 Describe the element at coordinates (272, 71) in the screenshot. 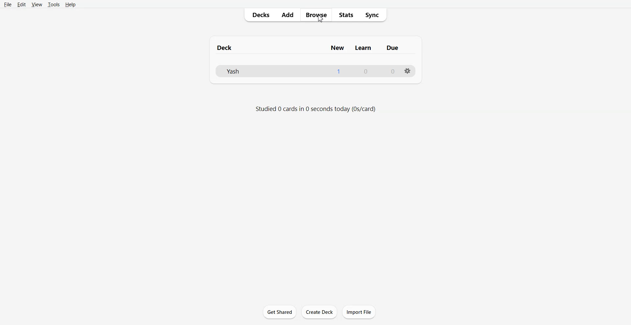

I see `Yash ` at that location.